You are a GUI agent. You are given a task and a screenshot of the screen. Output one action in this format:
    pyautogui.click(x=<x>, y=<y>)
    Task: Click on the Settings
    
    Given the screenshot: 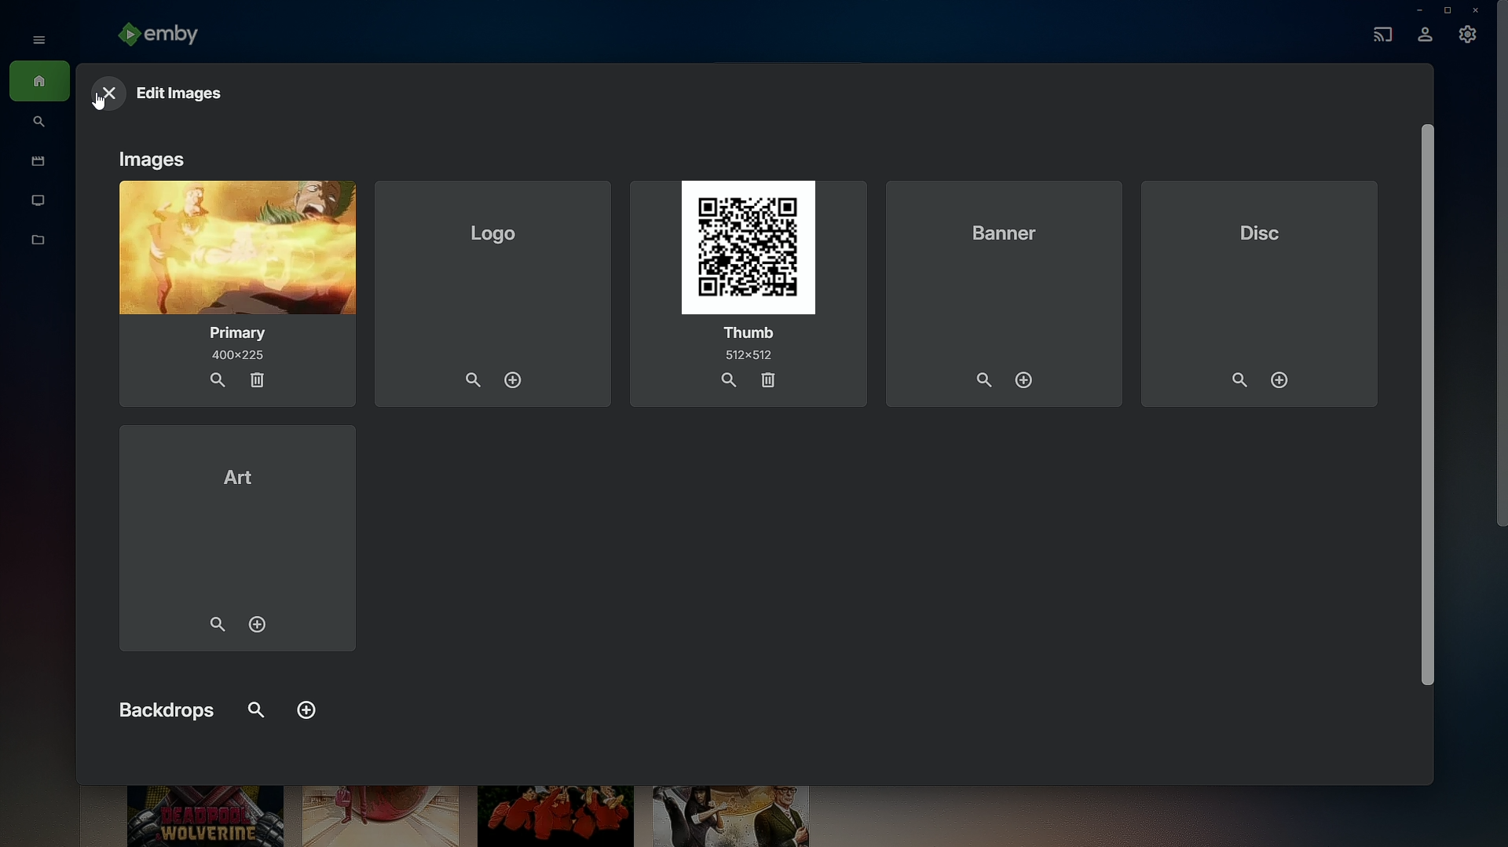 What is the action you would take?
    pyautogui.click(x=1469, y=38)
    